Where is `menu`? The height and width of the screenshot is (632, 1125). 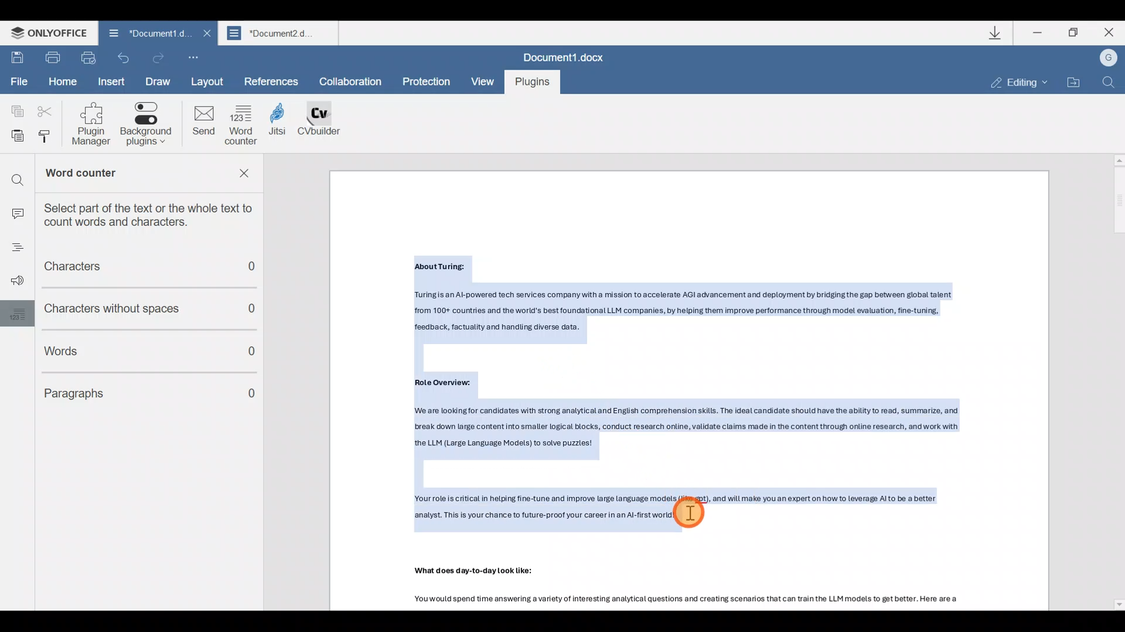
menu is located at coordinates (13, 250).